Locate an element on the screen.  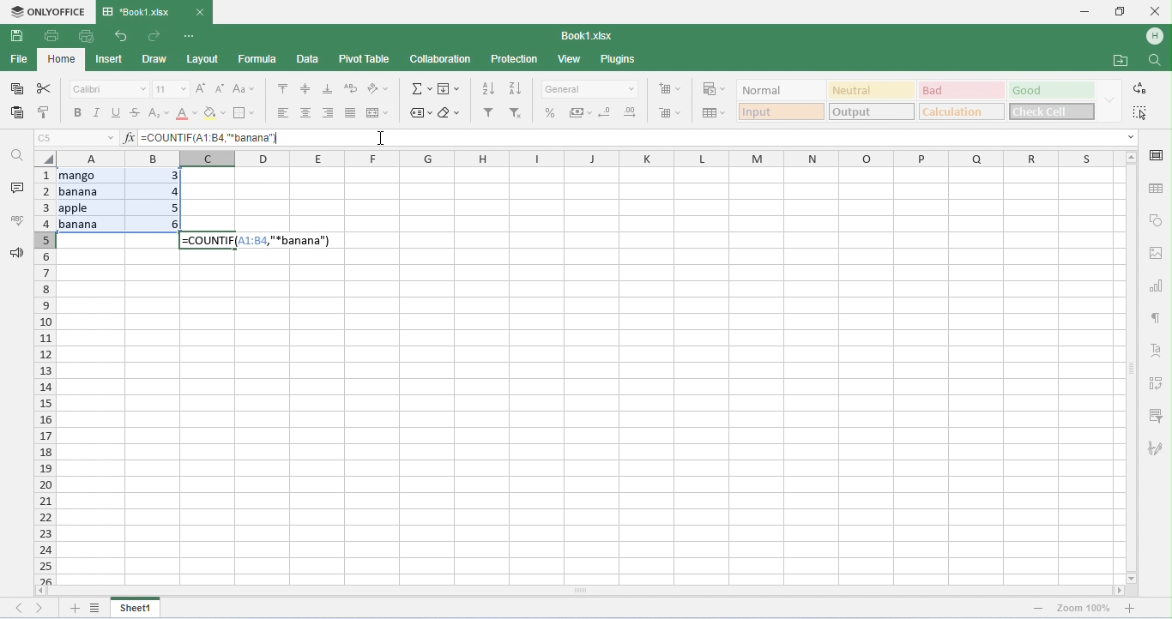
justified is located at coordinates (351, 113).